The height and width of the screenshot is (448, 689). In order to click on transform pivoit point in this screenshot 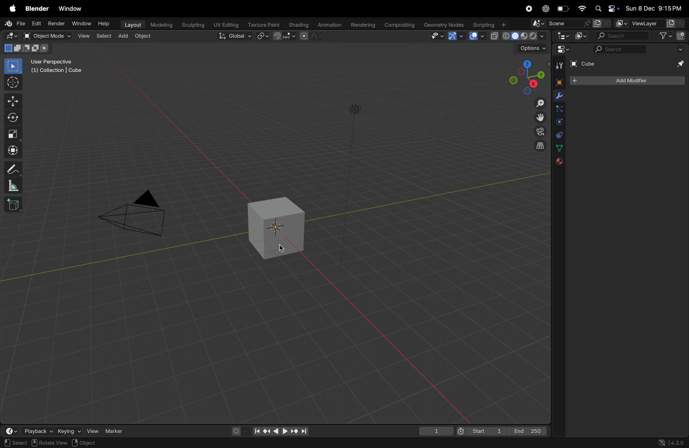, I will do `click(263, 36)`.